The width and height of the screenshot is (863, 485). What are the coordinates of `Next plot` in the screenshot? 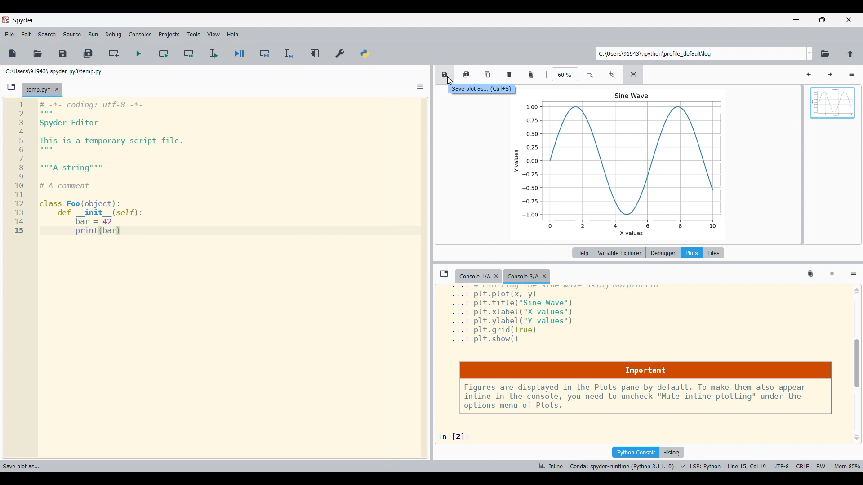 It's located at (830, 75).